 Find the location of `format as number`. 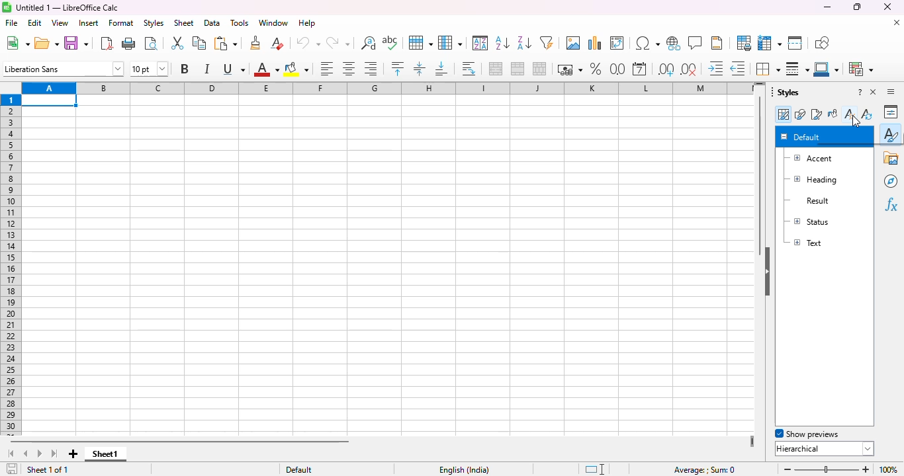

format as number is located at coordinates (618, 69).